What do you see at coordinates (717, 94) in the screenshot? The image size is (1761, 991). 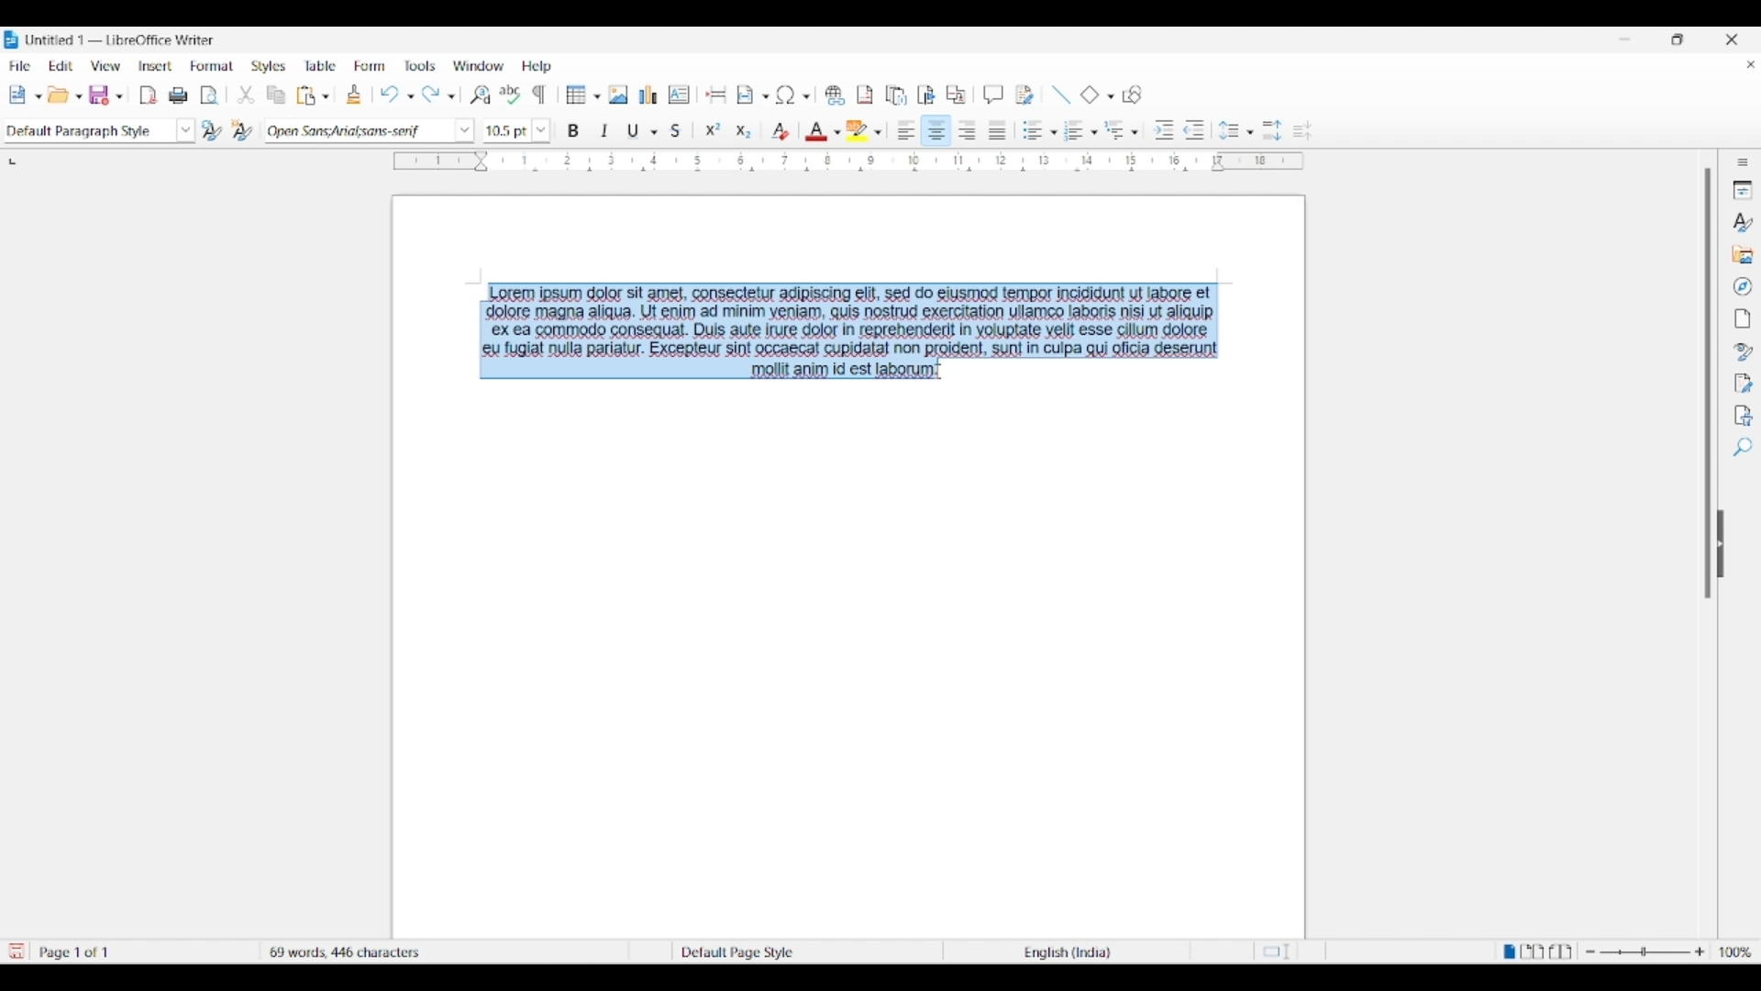 I see `Insert page break` at bounding box center [717, 94].